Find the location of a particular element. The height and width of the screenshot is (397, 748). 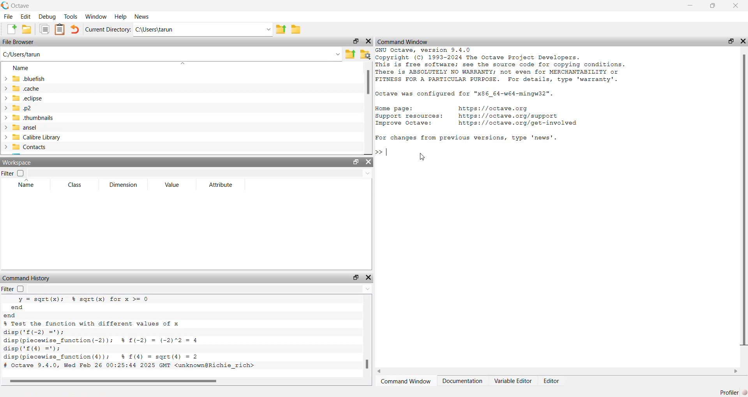

Prompt cursor is located at coordinates (383, 152).